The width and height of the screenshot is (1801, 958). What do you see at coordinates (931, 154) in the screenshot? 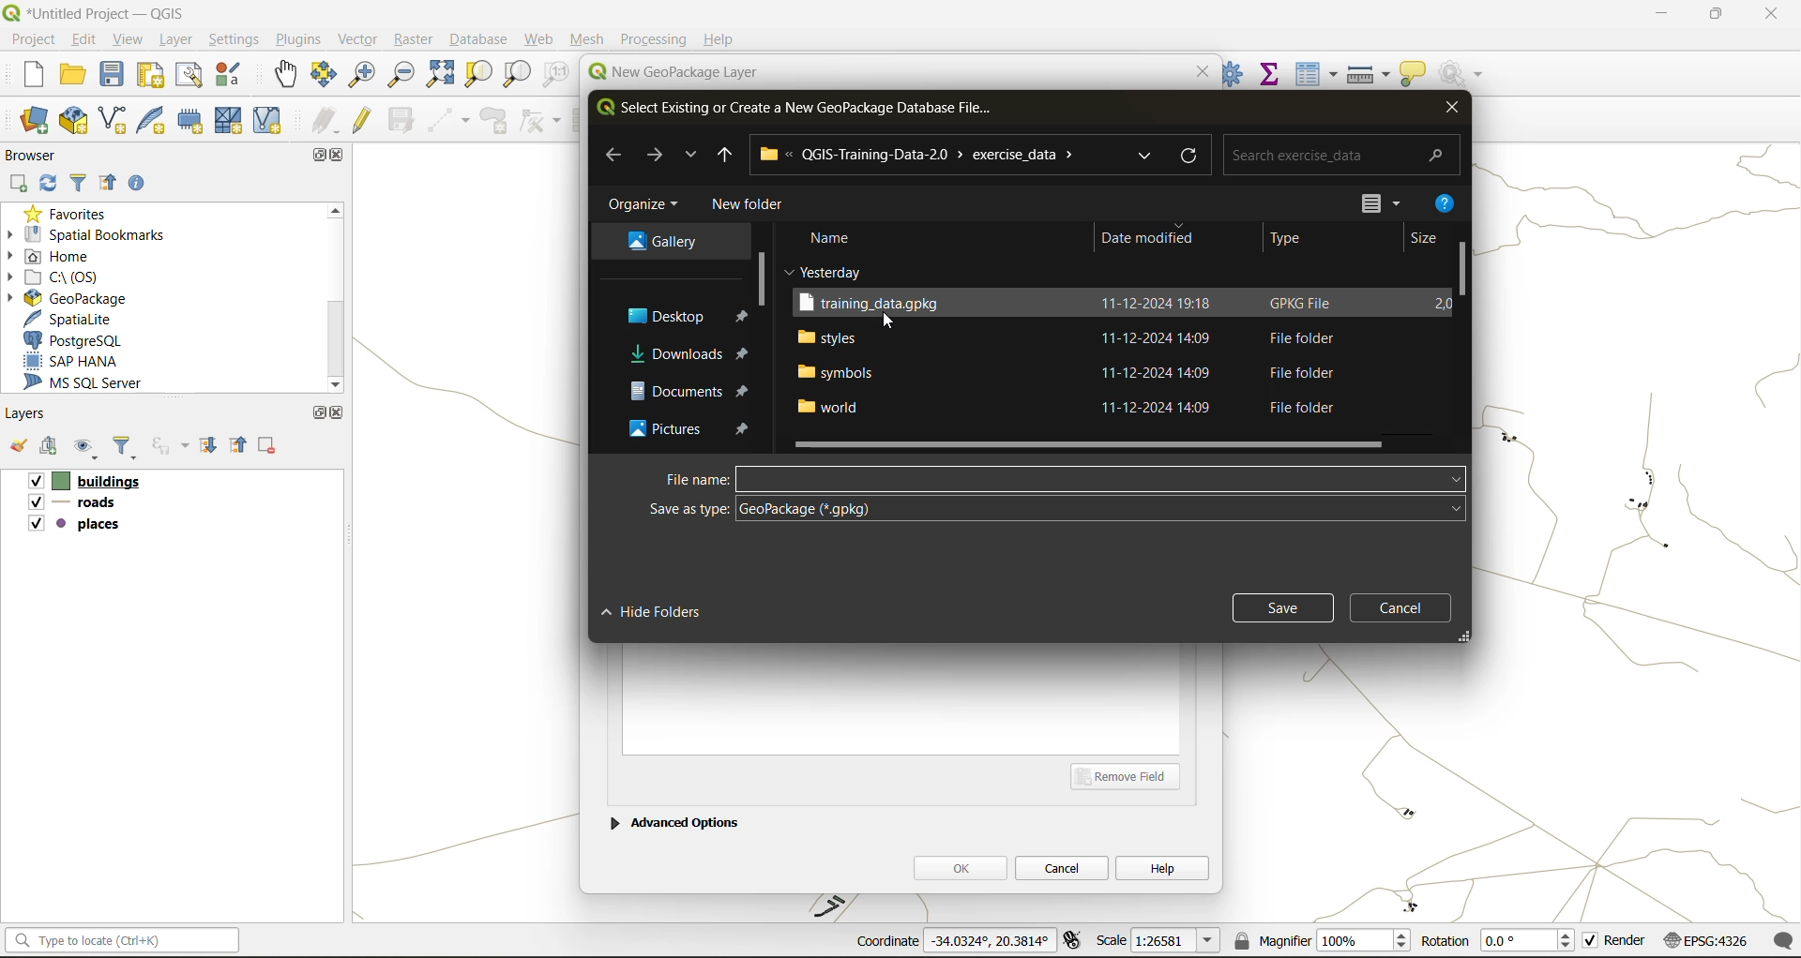
I see `QGIS-Training-Data-2.0 > exercise_data(file path)` at bounding box center [931, 154].